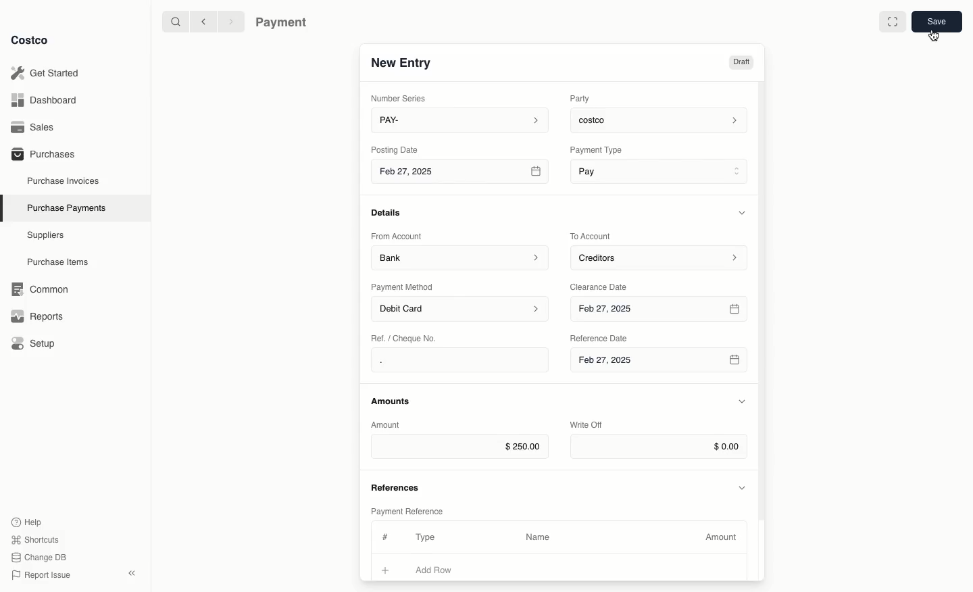 This screenshot has width=973, height=592. What do you see at coordinates (175, 20) in the screenshot?
I see `Search` at bounding box center [175, 20].